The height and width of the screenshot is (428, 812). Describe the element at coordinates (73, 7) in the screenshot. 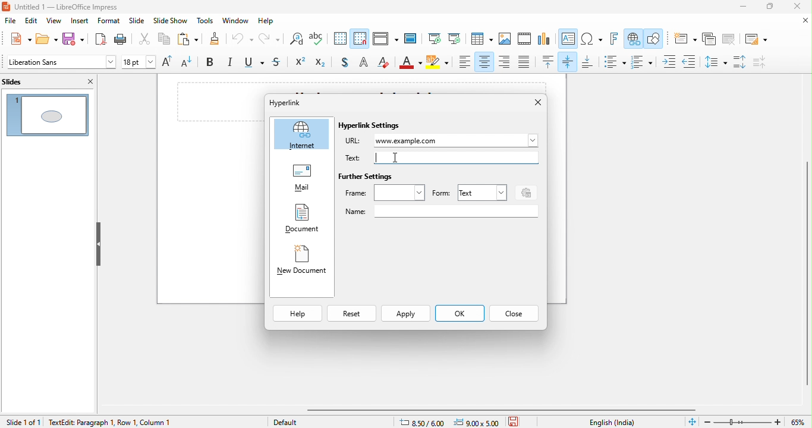

I see `untitled 1- libreoffice impress` at that location.